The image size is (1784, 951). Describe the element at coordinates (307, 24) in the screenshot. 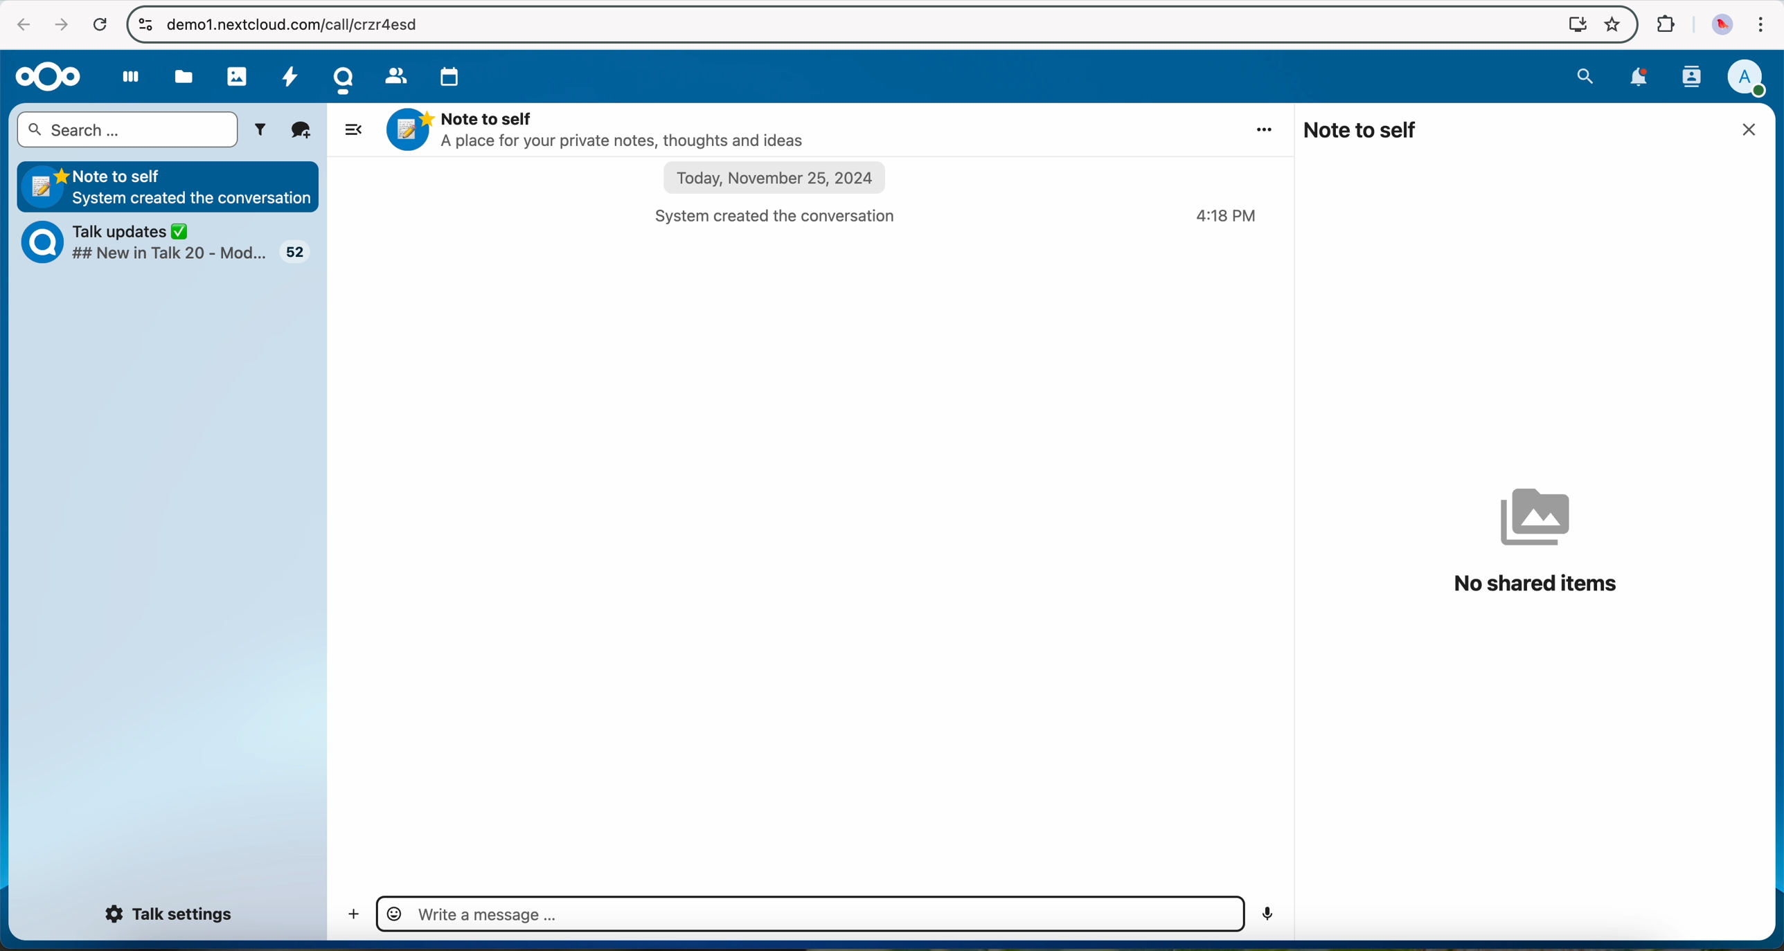

I see `URL` at that location.